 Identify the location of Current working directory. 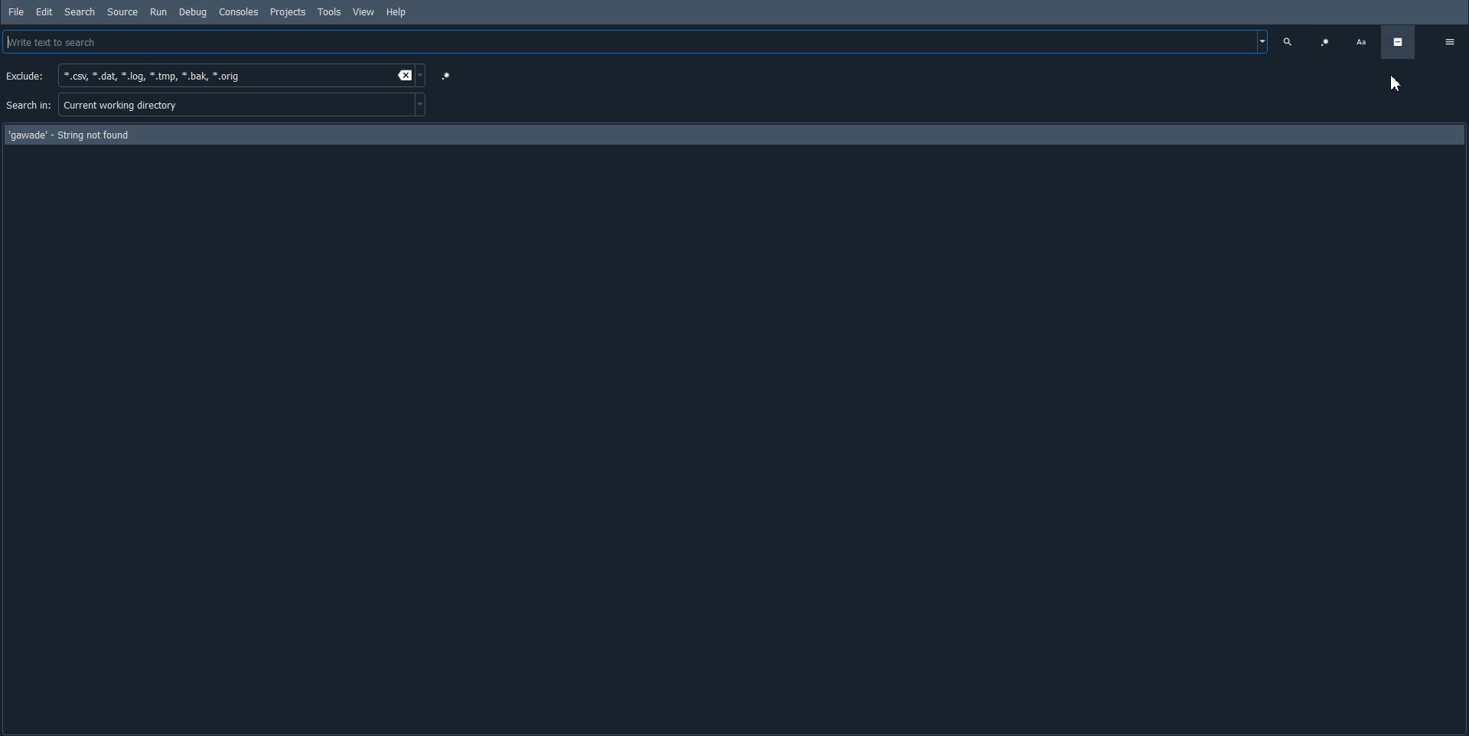
(243, 106).